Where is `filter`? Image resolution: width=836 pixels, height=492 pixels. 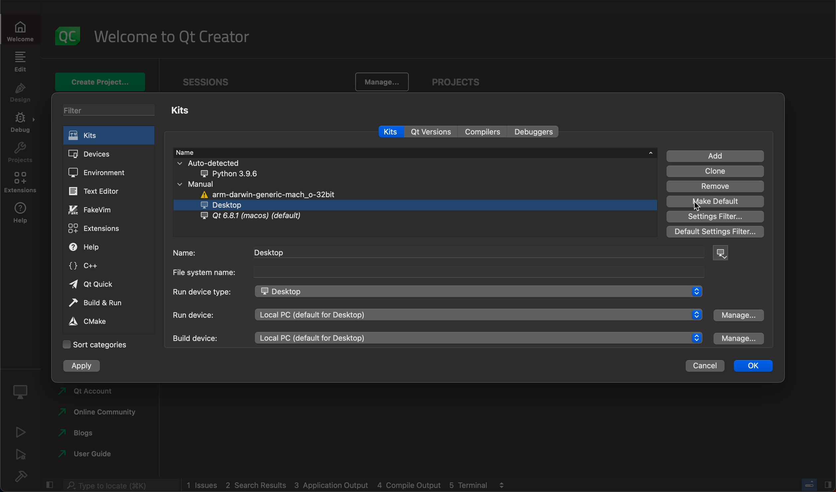 filter is located at coordinates (110, 110).